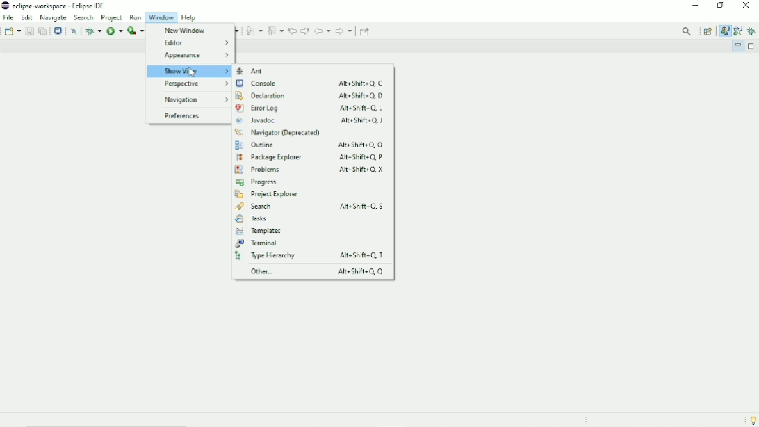 The width and height of the screenshot is (759, 427). I want to click on File, so click(8, 17).